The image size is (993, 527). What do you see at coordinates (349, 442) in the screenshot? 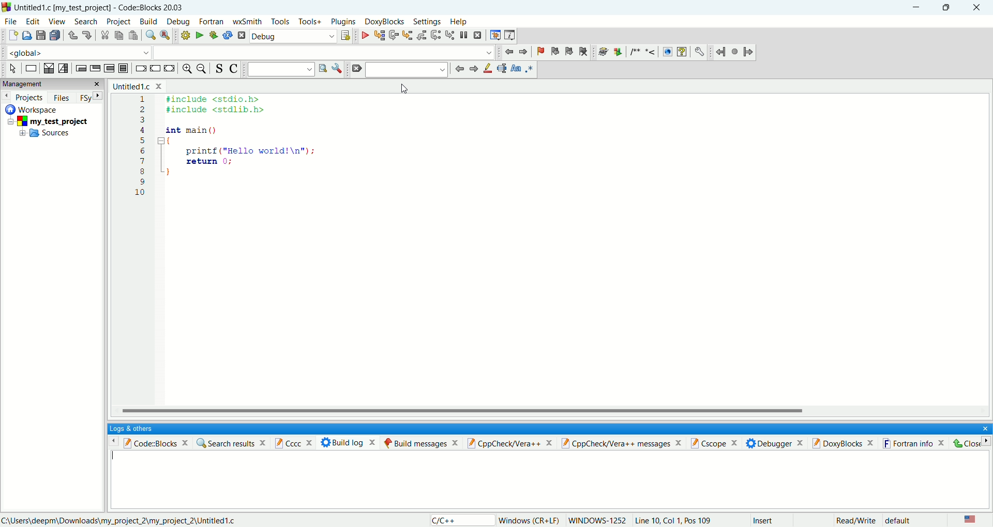
I see `build log` at bounding box center [349, 442].